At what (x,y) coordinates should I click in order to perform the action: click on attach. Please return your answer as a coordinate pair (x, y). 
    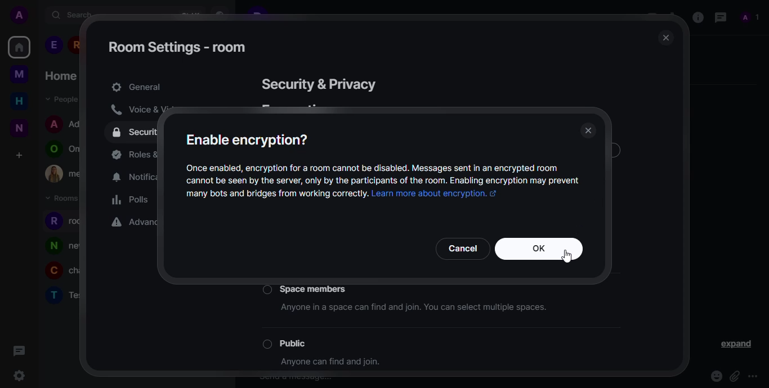
    Looking at the image, I should click on (734, 374).